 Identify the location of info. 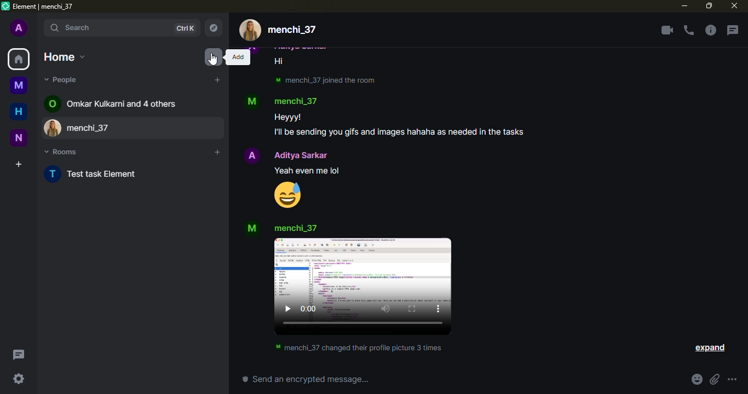
(710, 30).